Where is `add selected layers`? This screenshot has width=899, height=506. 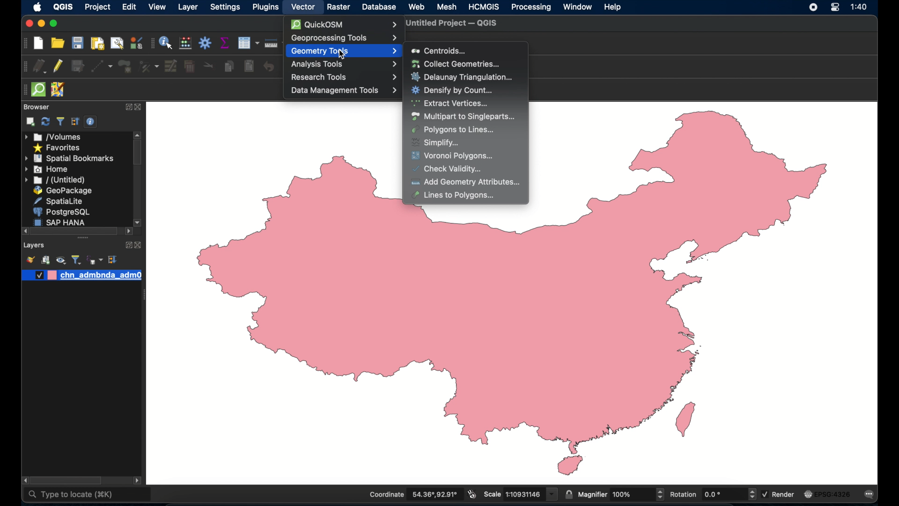 add selected layers is located at coordinates (31, 122).